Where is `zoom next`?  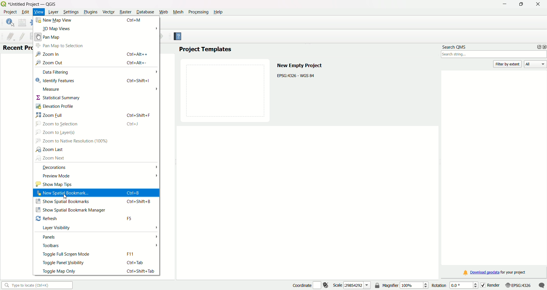
zoom next is located at coordinates (52, 158).